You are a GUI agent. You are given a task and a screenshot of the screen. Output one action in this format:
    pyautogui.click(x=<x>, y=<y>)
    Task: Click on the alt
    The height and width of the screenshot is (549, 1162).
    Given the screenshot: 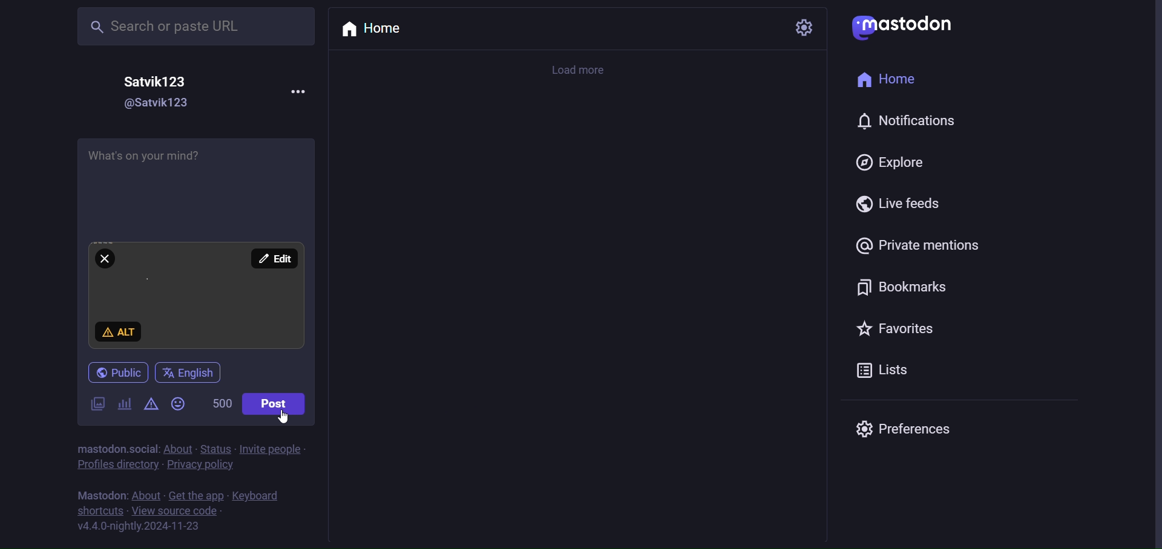 What is the action you would take?
    pyautogui.click(x=119, y=331)
    